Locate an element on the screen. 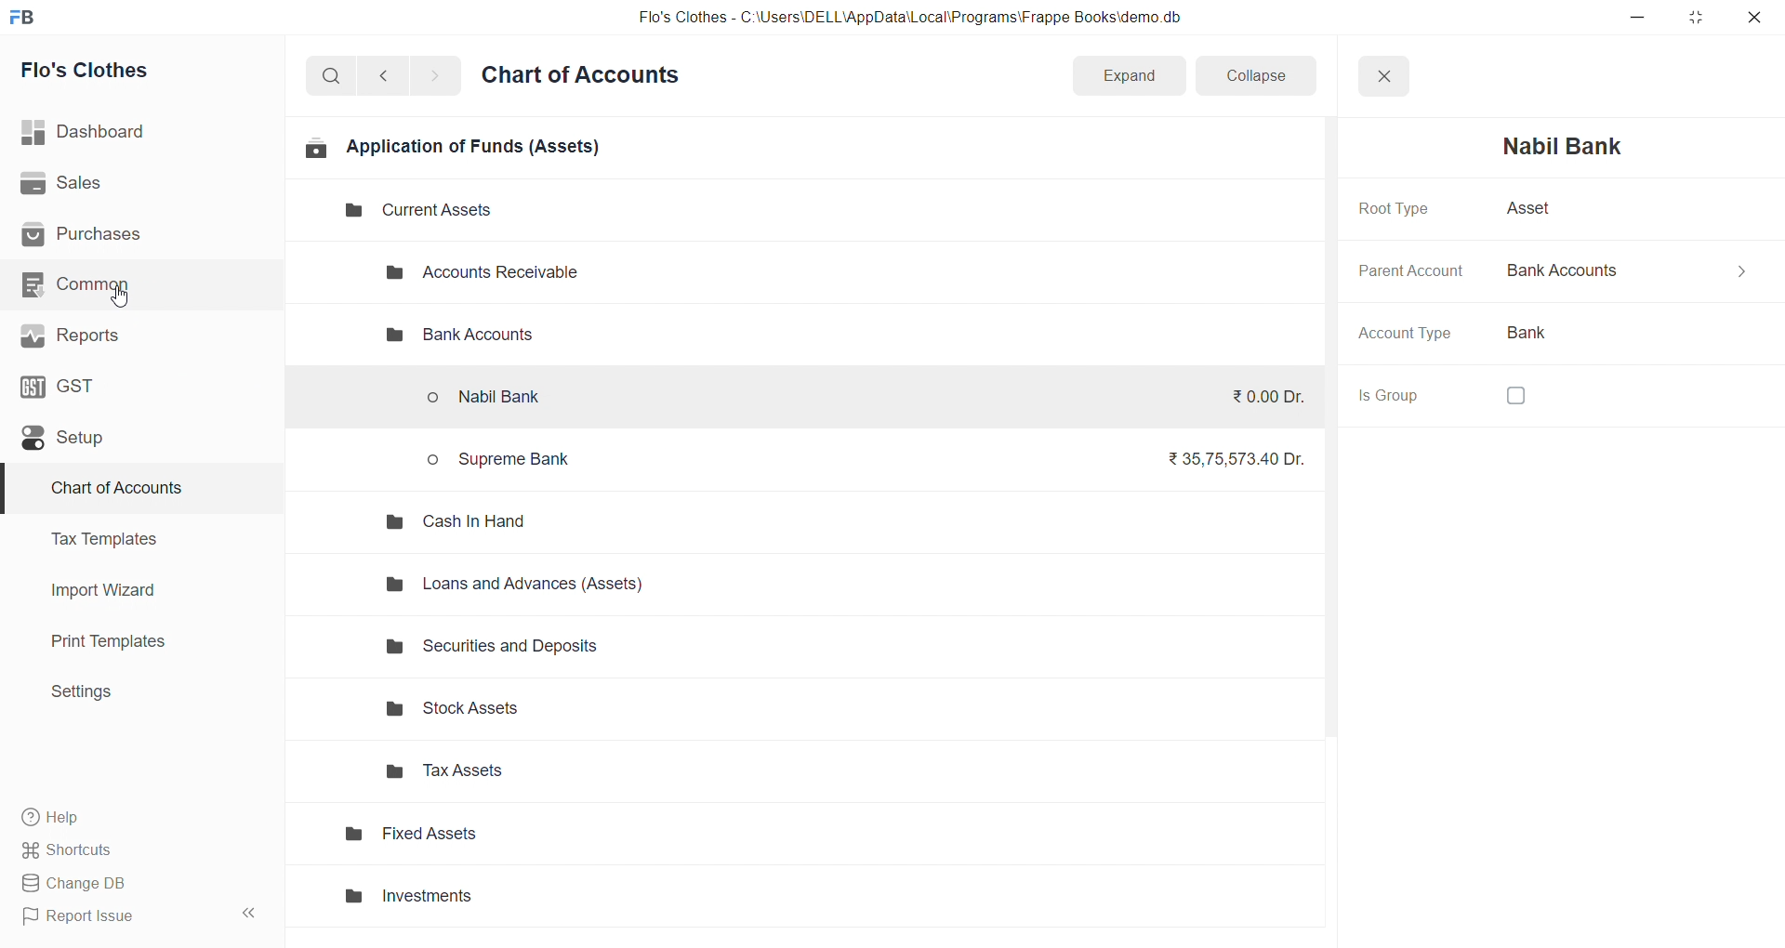  Root Type is located at coordinates (1396, 208).